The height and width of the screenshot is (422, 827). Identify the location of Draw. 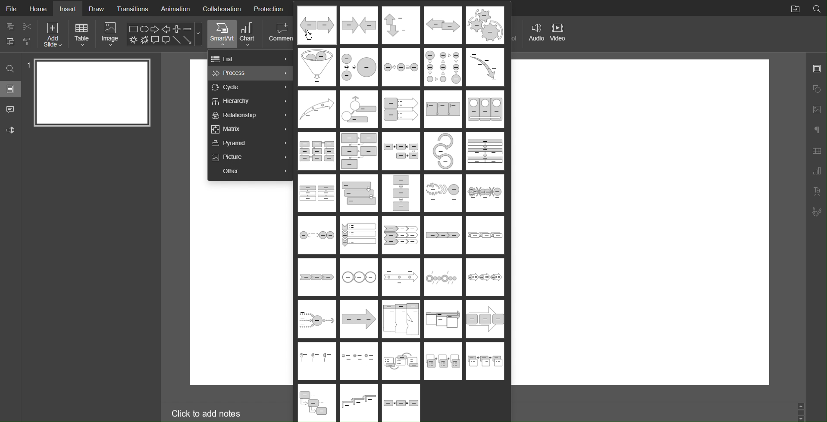
(97, 8).